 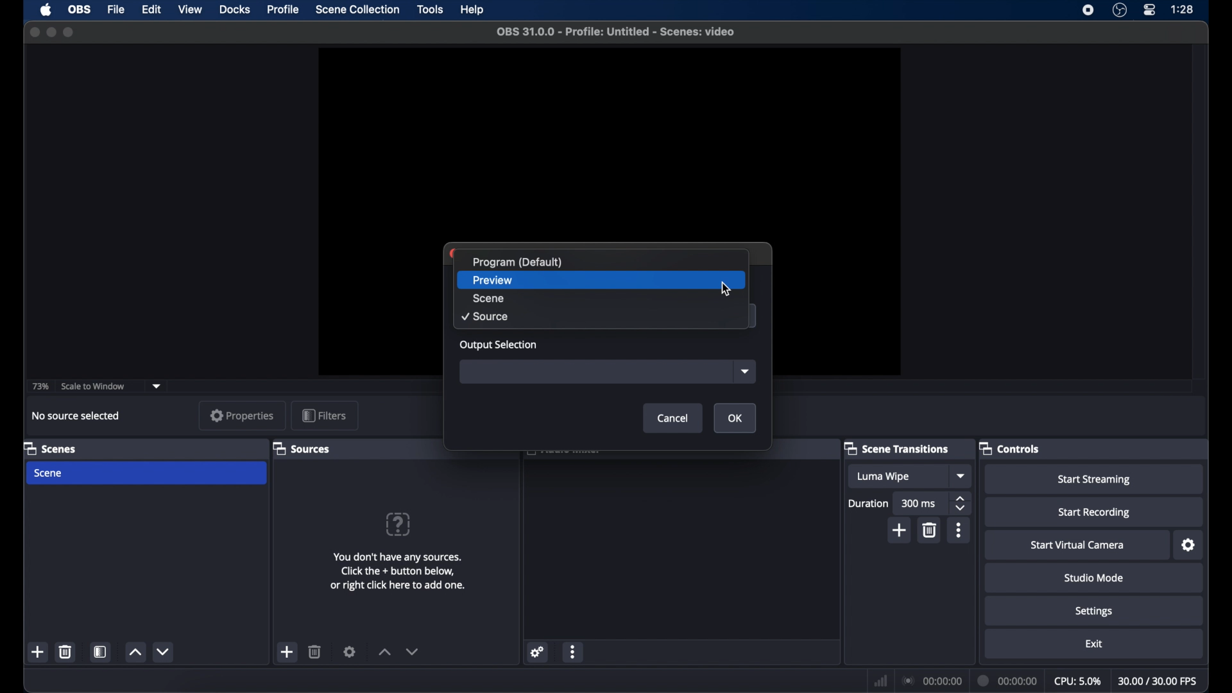 I want to click on properties, so click(x=242, y=415).